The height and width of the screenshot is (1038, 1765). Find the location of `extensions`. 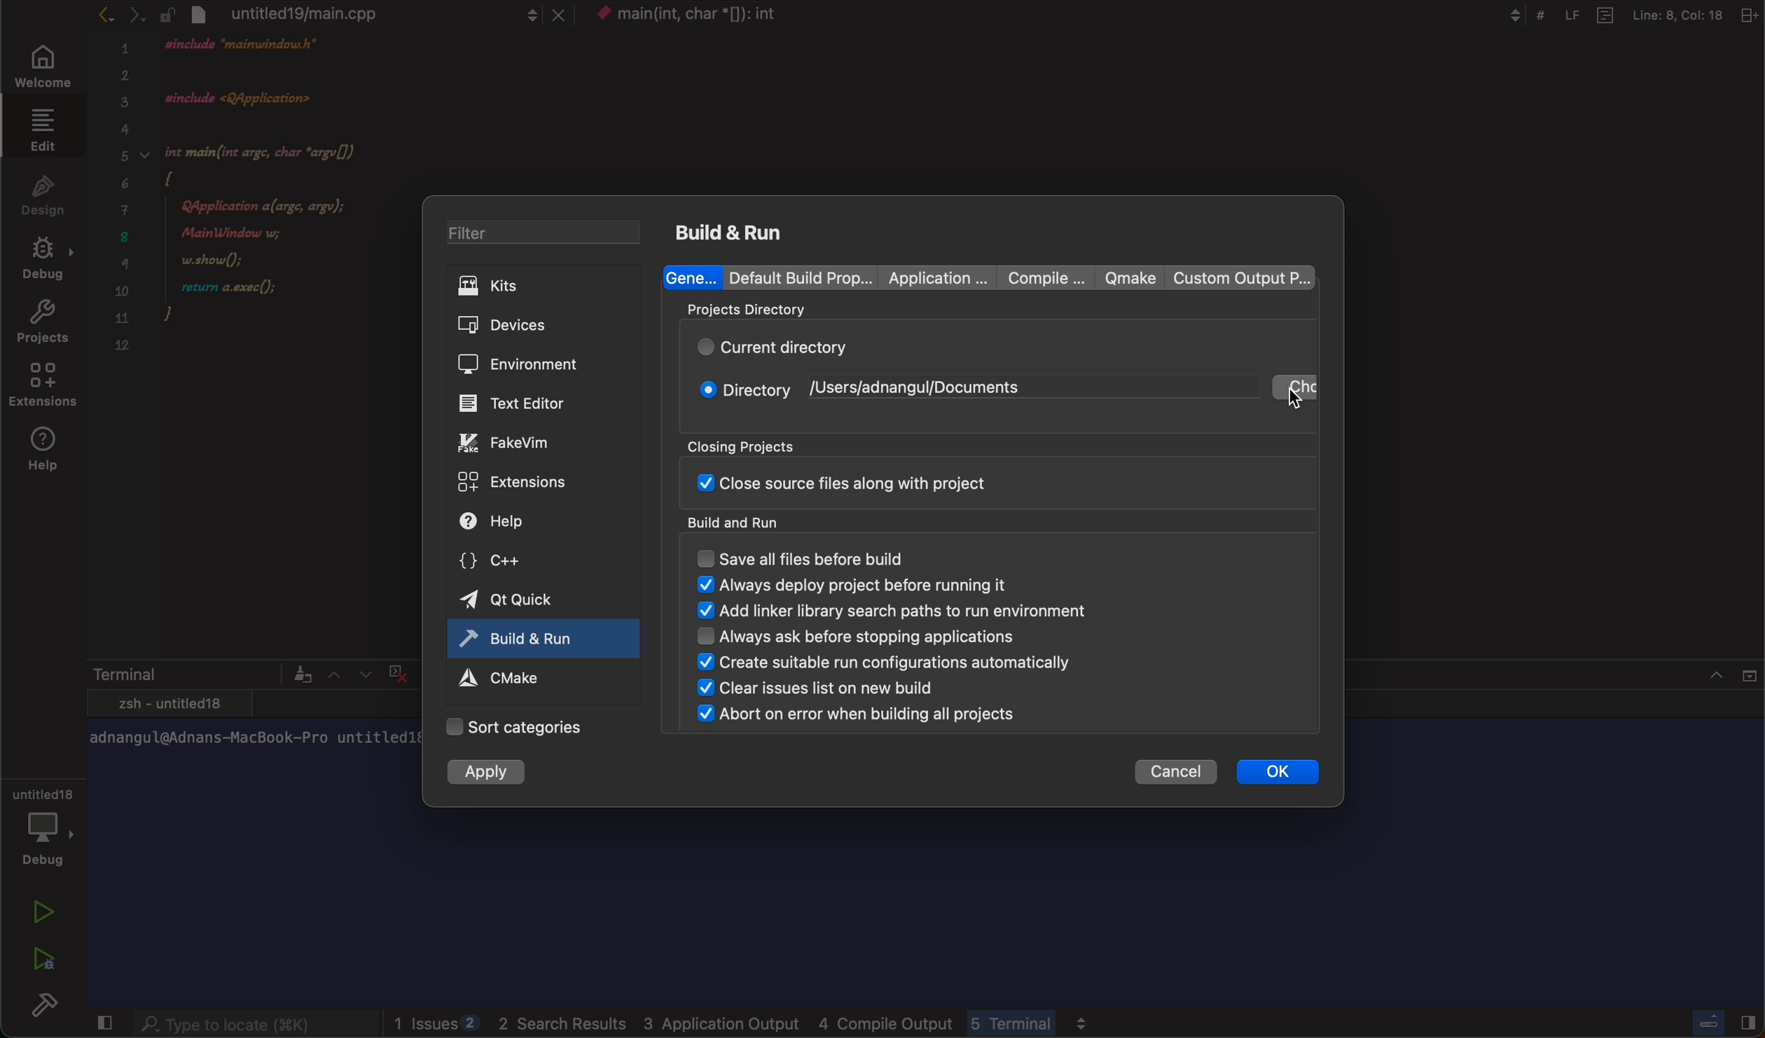

extensions is located at coordinates (41, 383).